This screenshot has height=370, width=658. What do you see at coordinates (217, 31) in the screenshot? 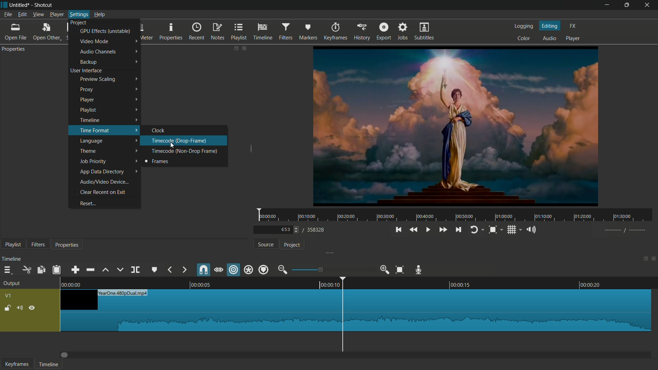
I see `notes` at bounding box center [217, 31].